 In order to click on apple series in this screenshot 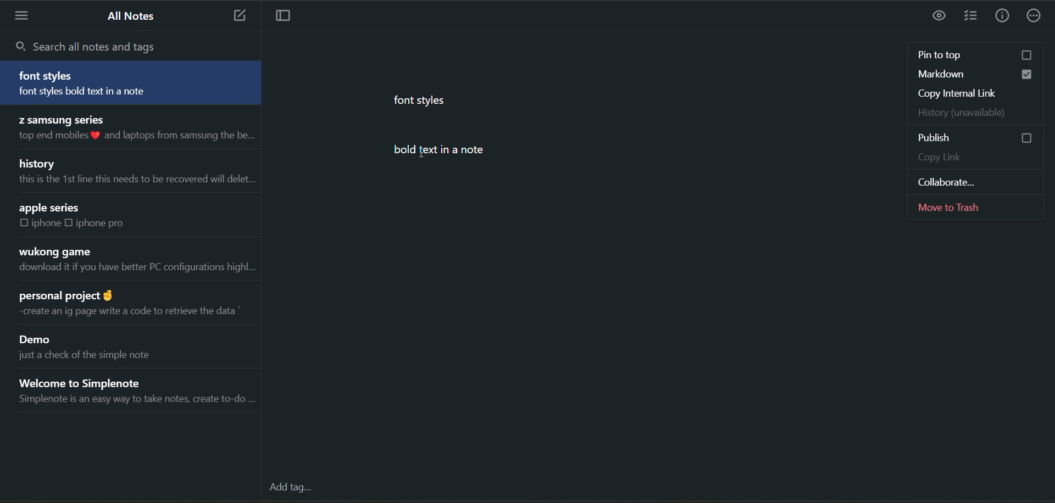, I will do `click(51, 208)`.